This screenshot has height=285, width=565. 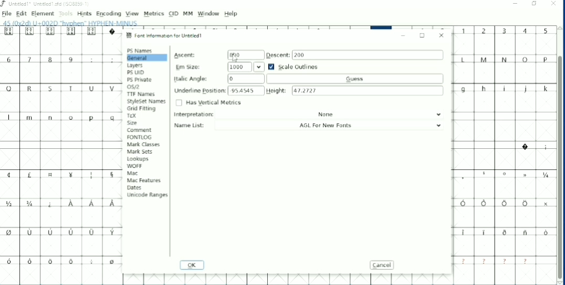 What do you see at coordinates (553, 5) in the screenshot?
I see `Close` at bounding box center [553, 5].